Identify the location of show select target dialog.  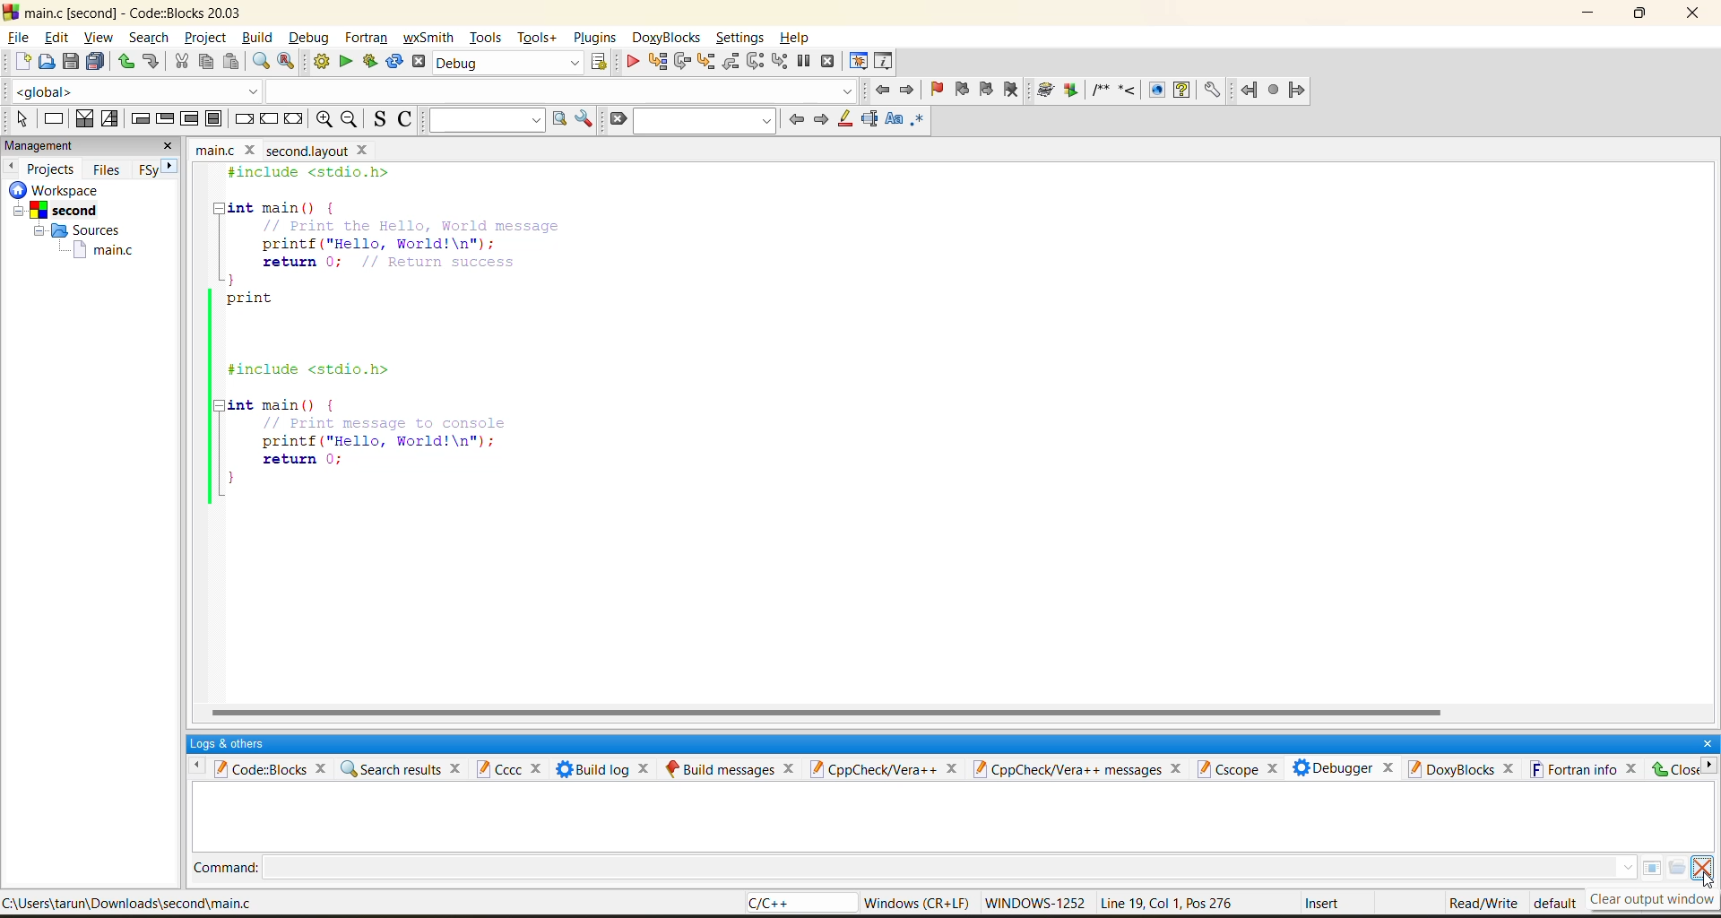
(602, 65).